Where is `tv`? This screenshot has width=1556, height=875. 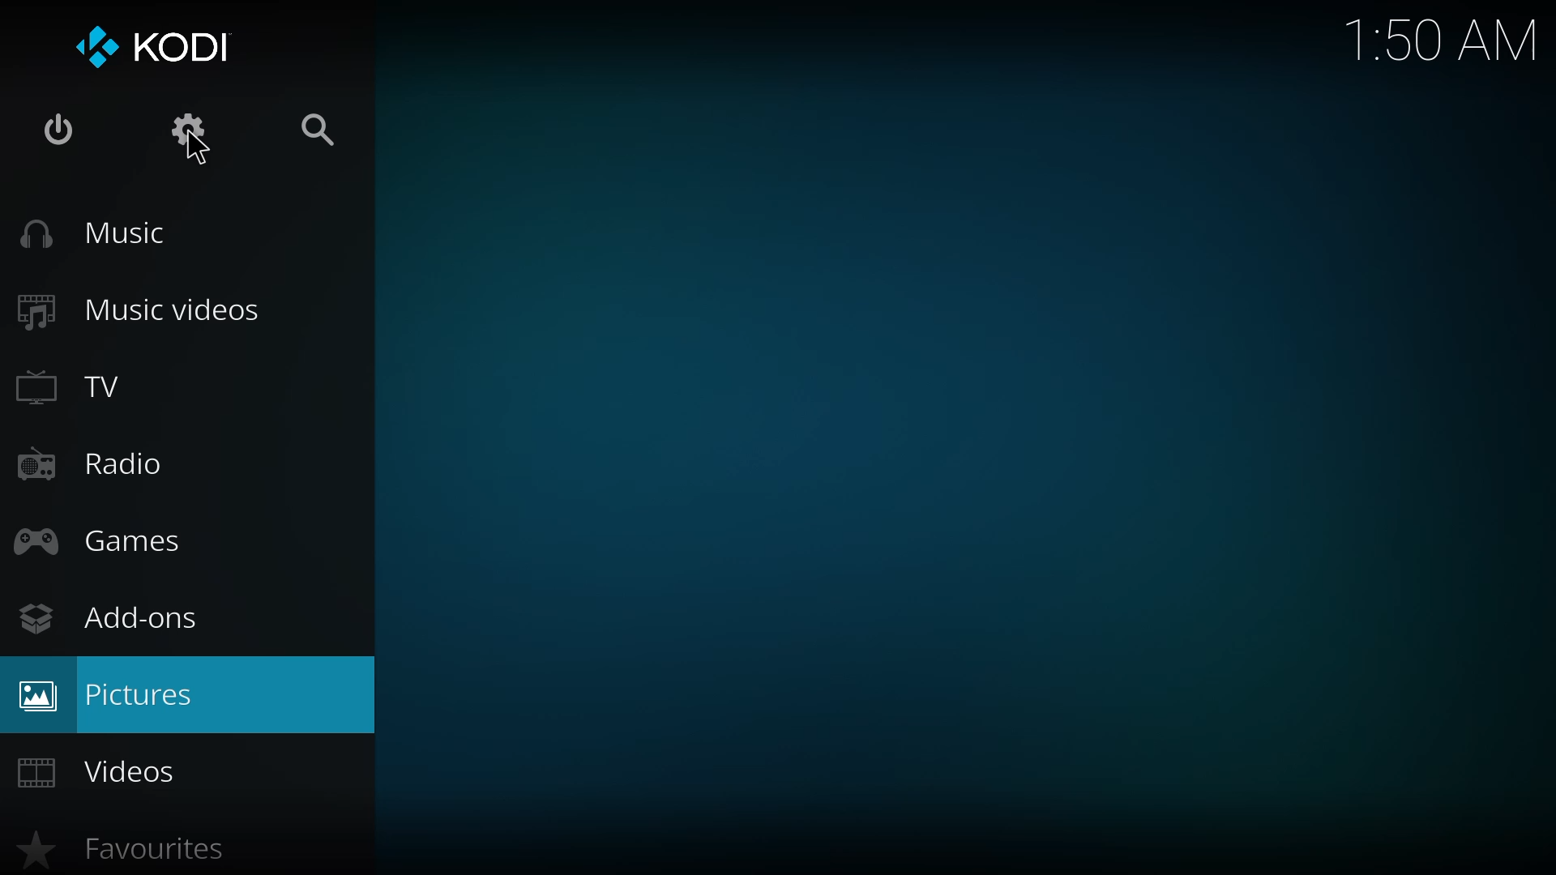 tv is located at coordinates (74, 390).